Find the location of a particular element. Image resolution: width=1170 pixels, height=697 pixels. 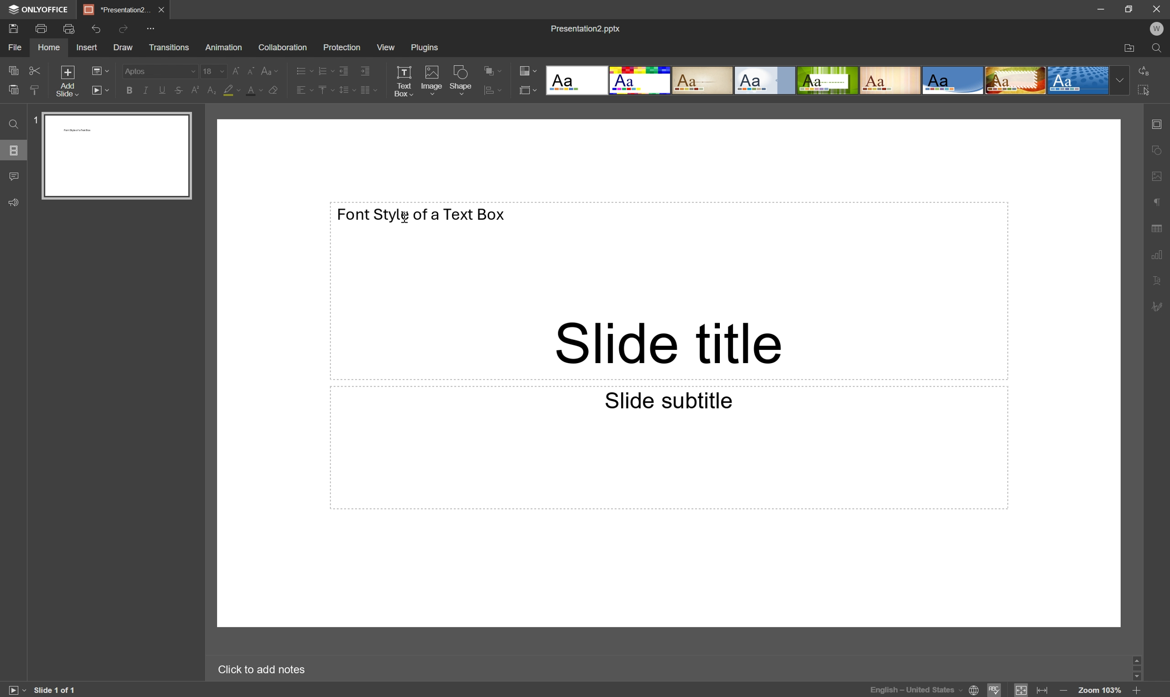

Collaboration is located at coordinates (284, 45).